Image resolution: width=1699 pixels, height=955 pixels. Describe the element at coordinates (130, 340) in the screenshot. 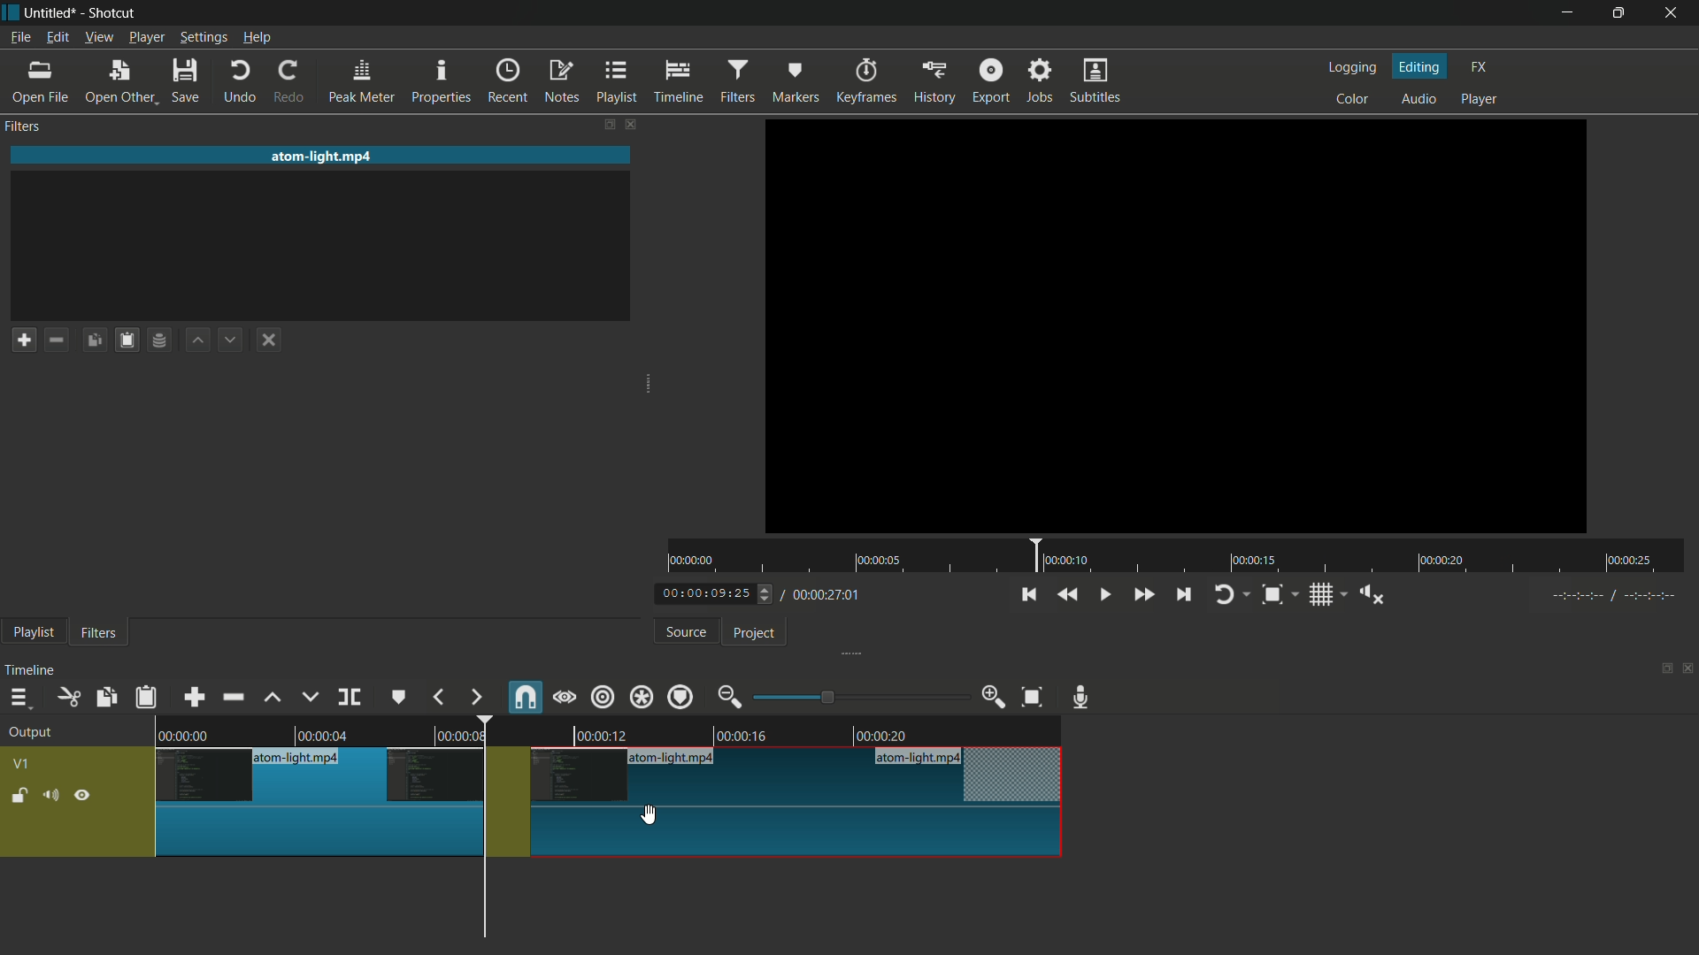

I see `paste filters` at that location.